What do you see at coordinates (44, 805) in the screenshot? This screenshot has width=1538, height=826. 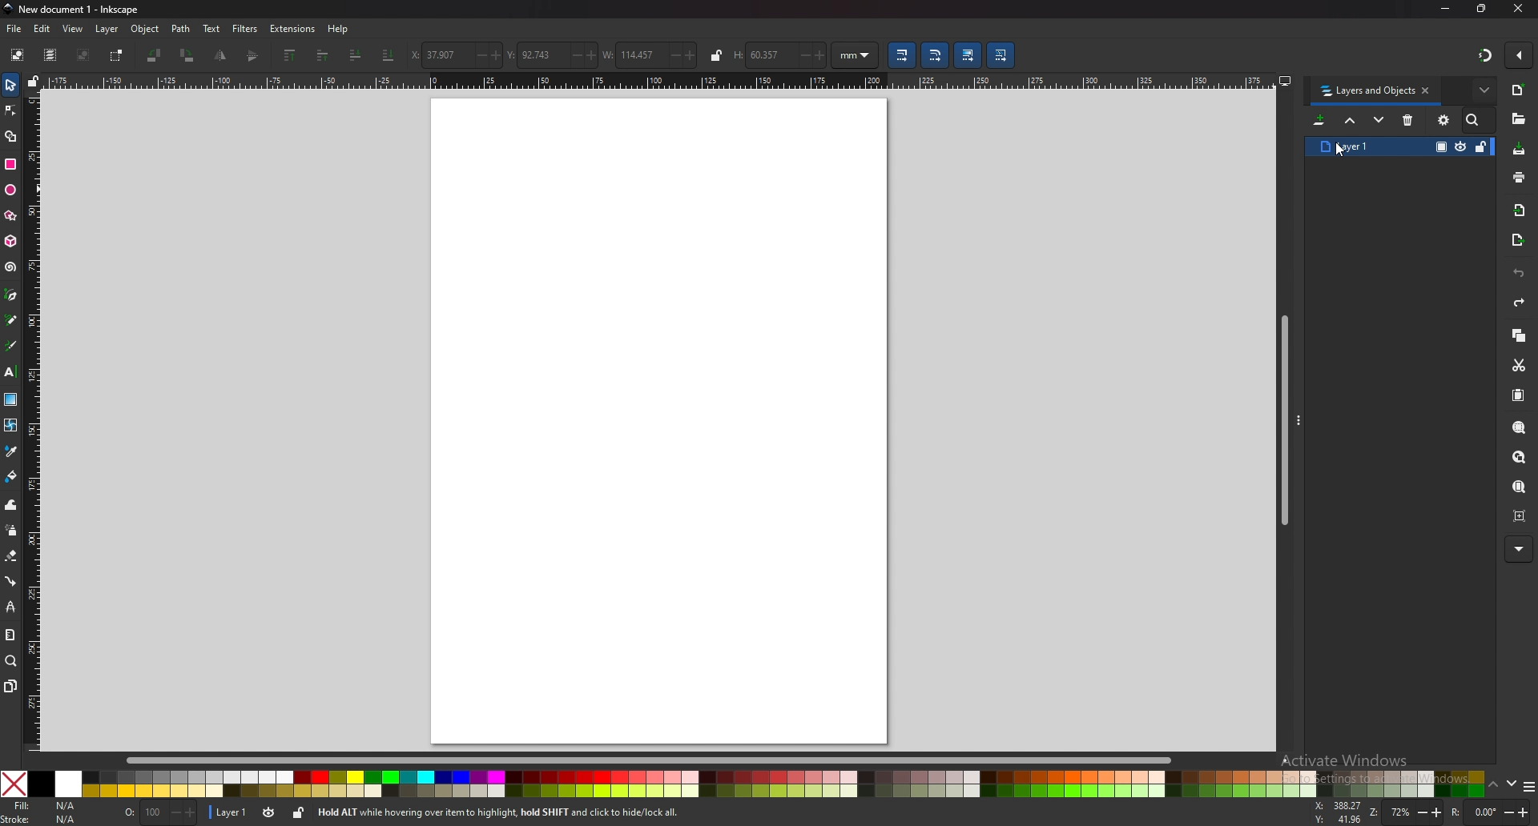 I see `fill` at bounding box center [44, 805].